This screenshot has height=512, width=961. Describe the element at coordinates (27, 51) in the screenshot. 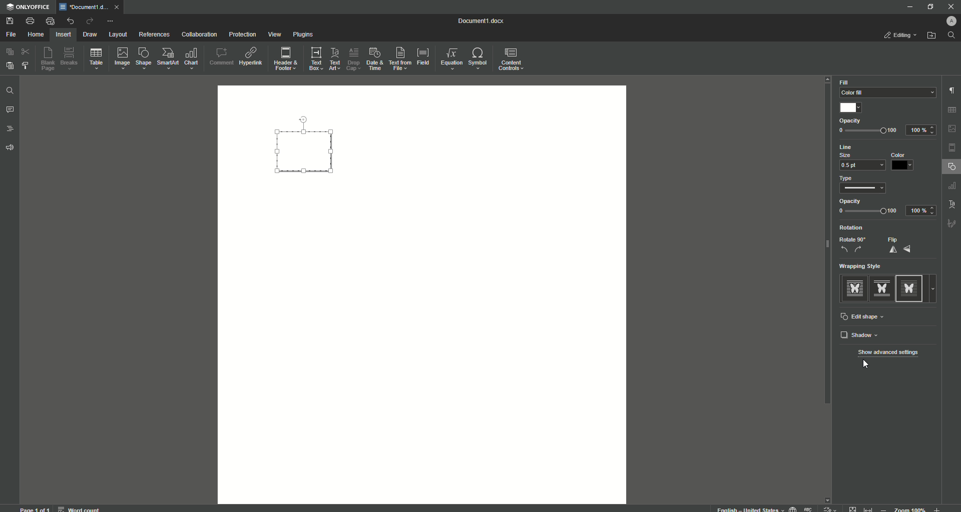

I see `Cut` at that location.